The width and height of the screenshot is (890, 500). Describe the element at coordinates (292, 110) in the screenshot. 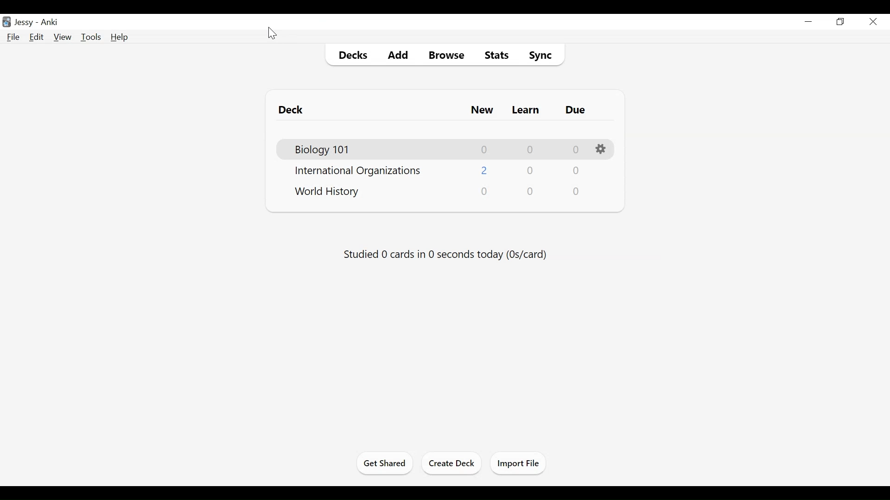

I see `Deck` at that location.